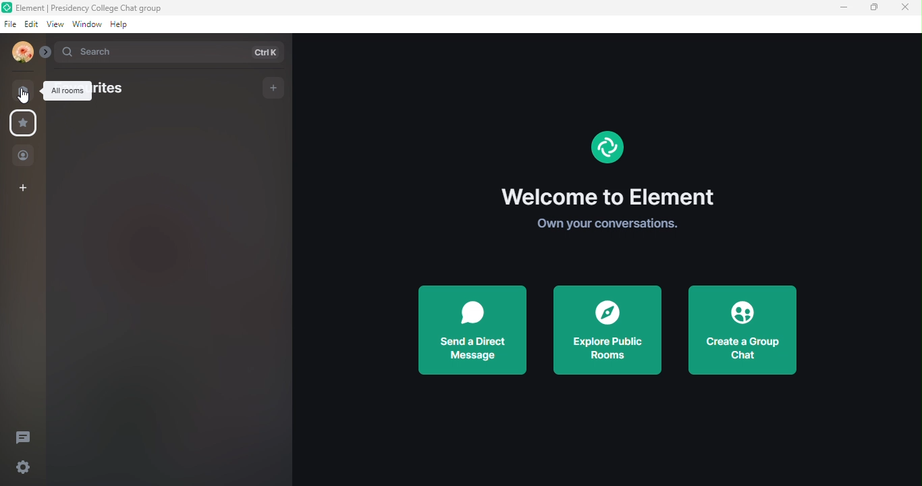 The height and width of the screenshot is (486, 922). What do you see at coordinates (9, 26) in the screenshot?
I see `file` at bounding box center [9, 26].